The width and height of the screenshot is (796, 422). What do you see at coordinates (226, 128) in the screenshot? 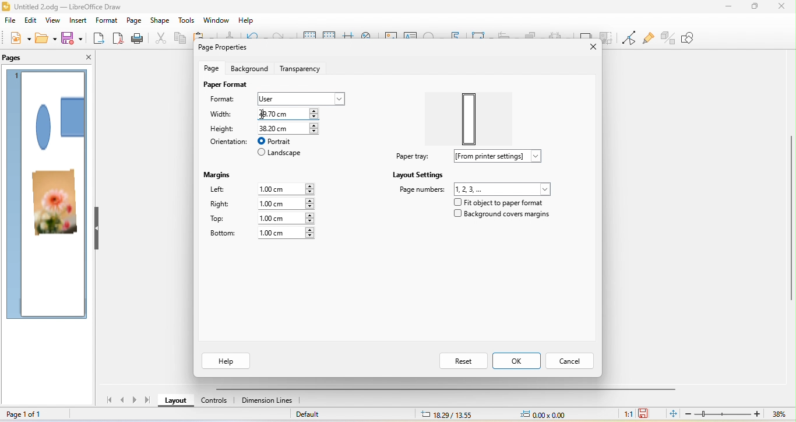
I see `height` at bounding box center [226, 128].